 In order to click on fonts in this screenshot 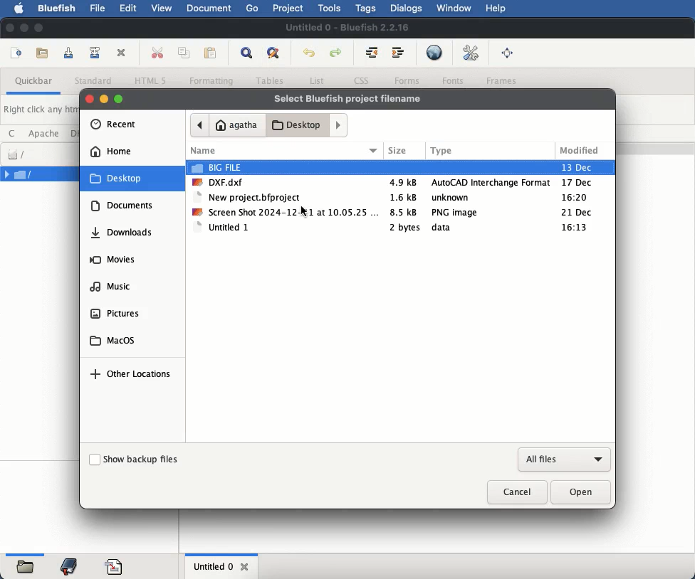, I will do `click(452, 80)`.